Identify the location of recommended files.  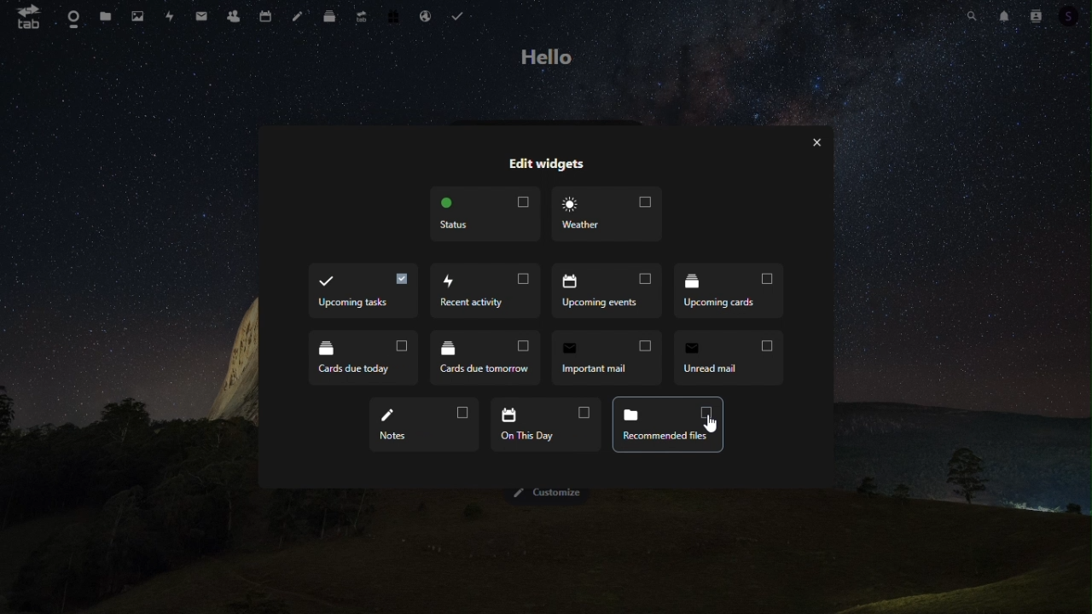
(544, 424).